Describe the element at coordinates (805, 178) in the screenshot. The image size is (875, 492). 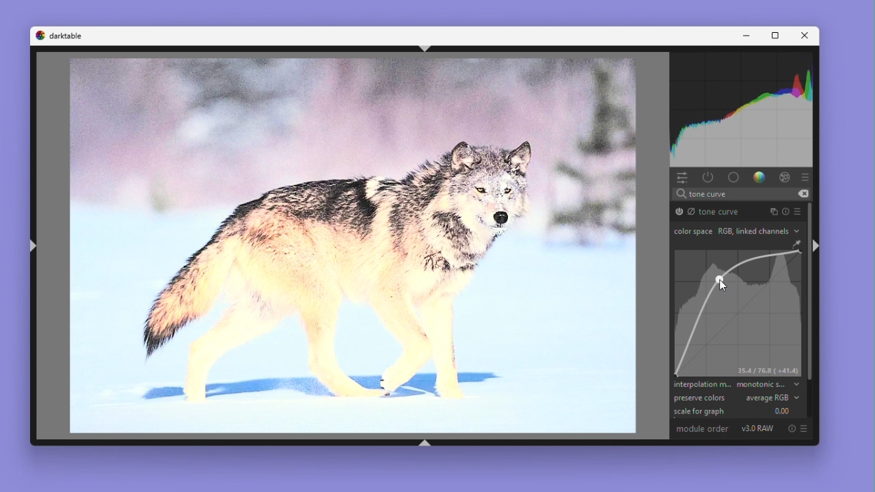
I see `Preset` at that location.